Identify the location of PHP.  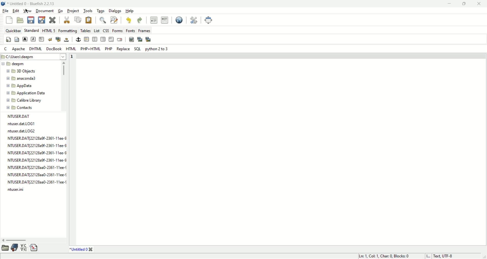
(109, 48).